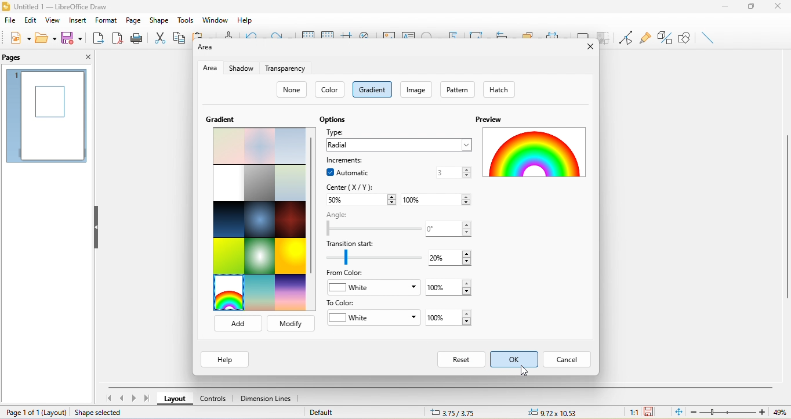 Image resolution: width=791 pixels, height=419 pixels. What do you see at coordinates (342, 132) in the screenshot?
I see `type` at bounding box center [342, 132].